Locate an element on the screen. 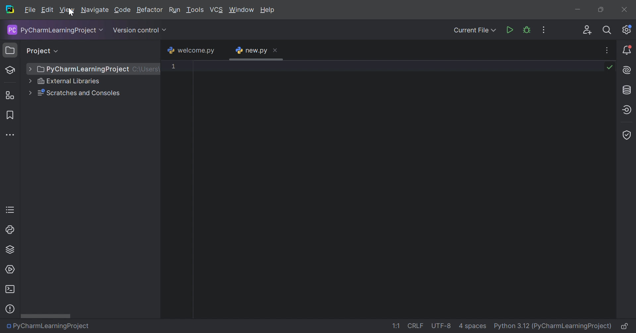  Project is located at coordinates (11, 50).